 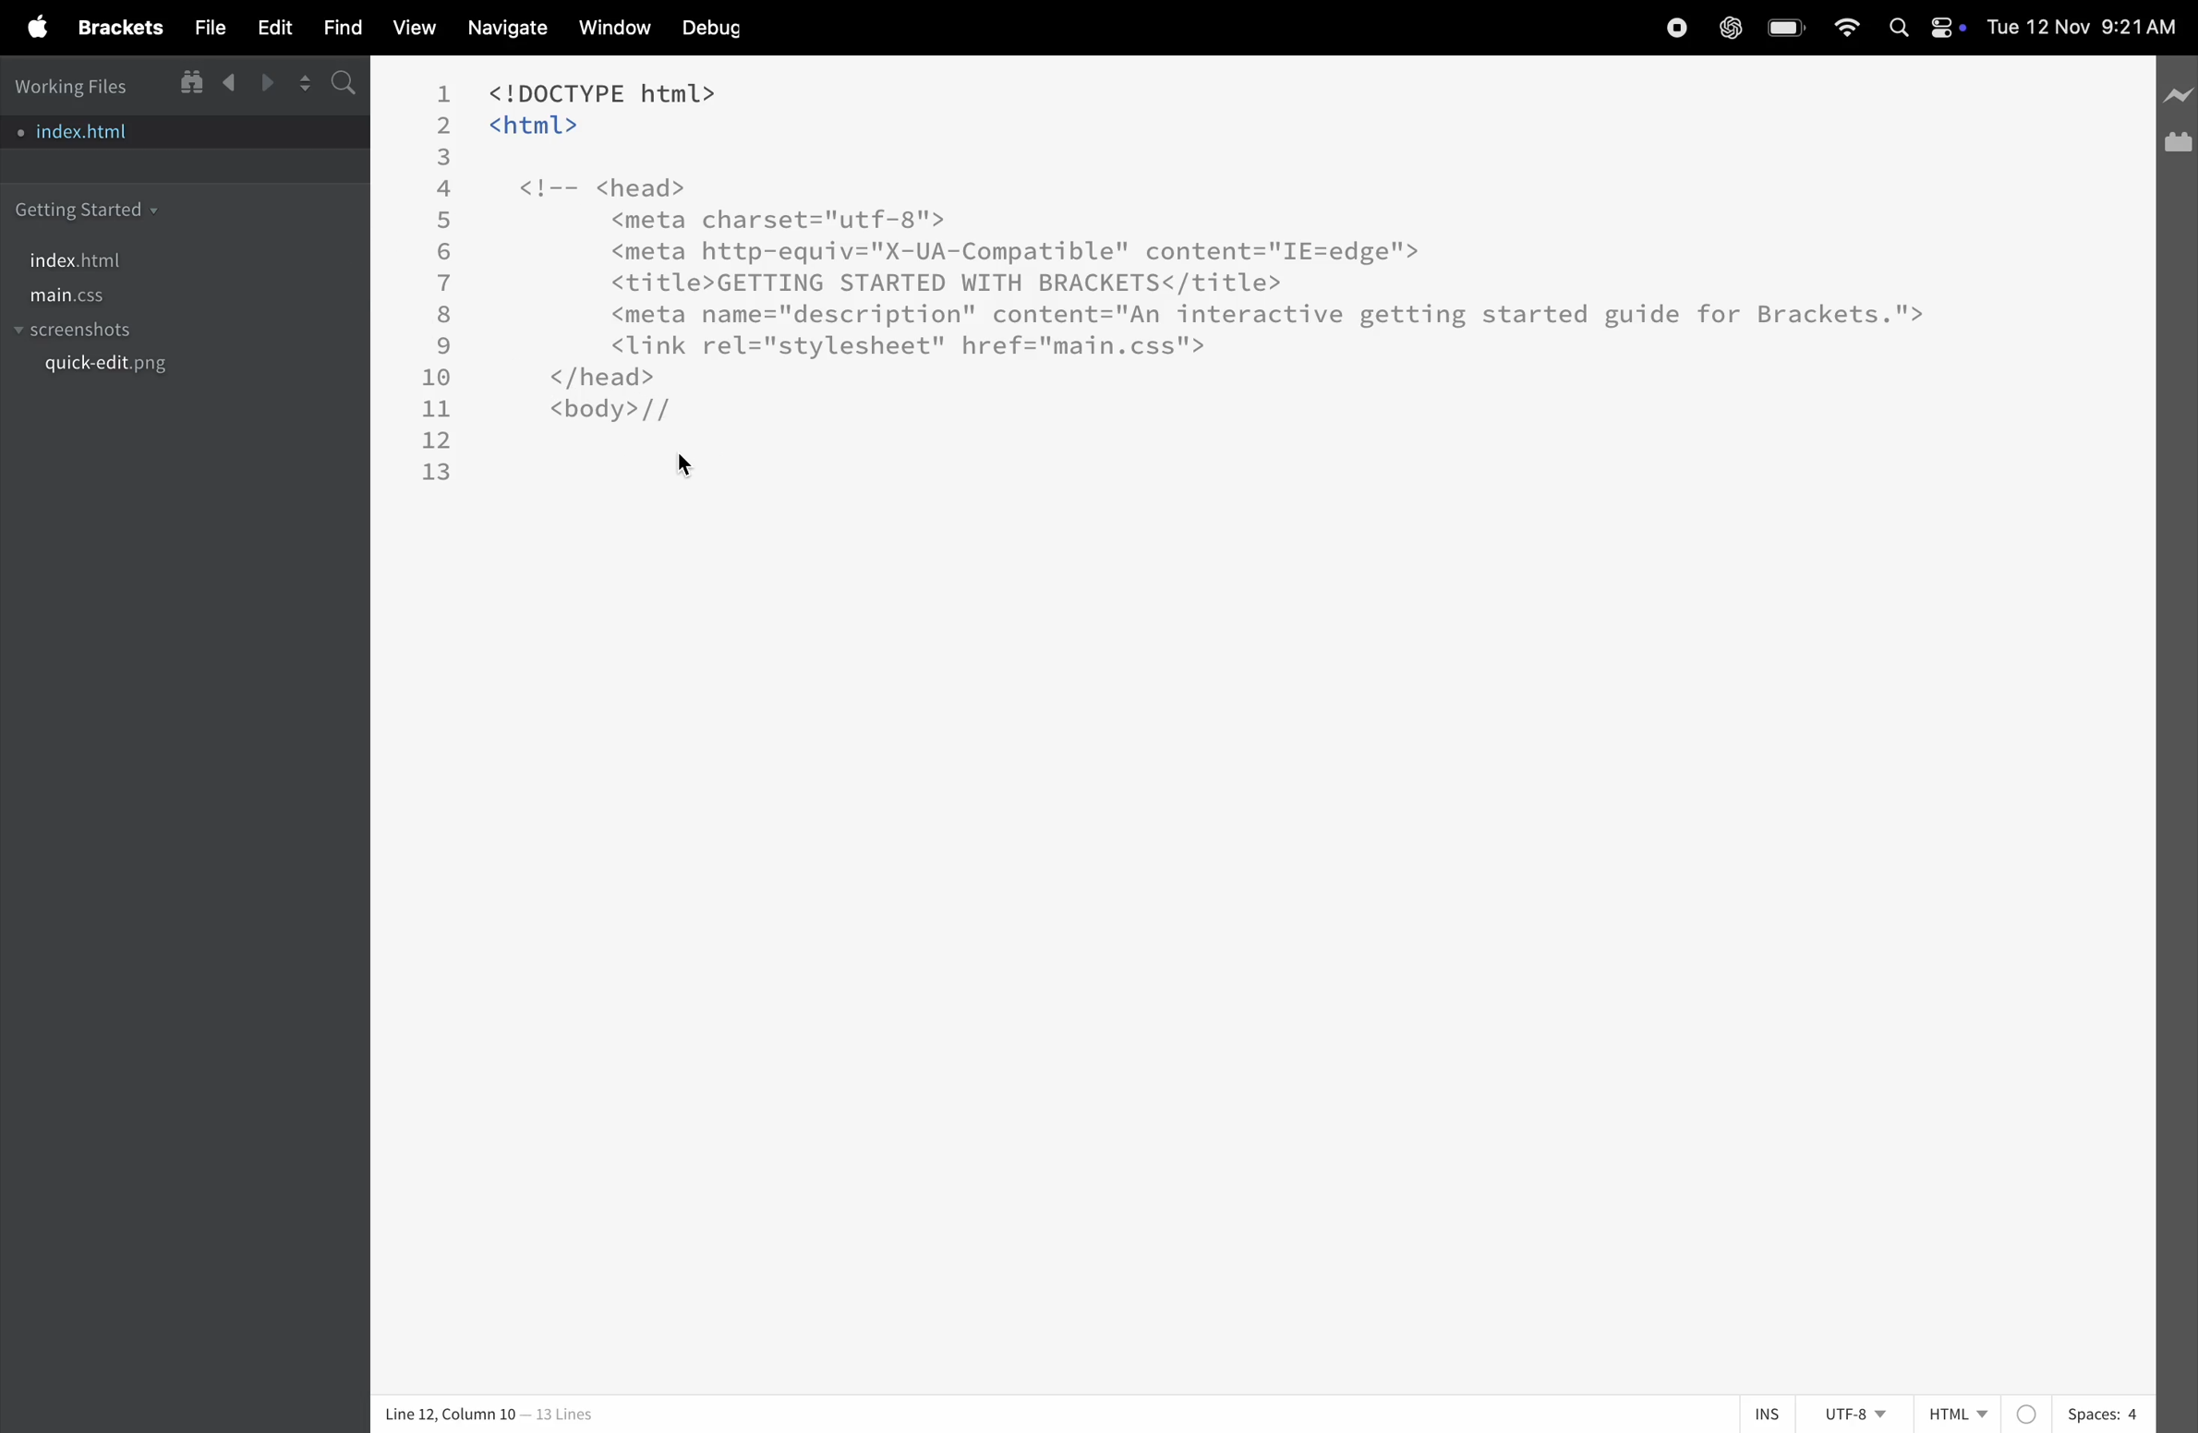 What do you see at coordinates (1726, 28) in the screenshot?
I see `chatgpt` at bounding box center [1726, 28].